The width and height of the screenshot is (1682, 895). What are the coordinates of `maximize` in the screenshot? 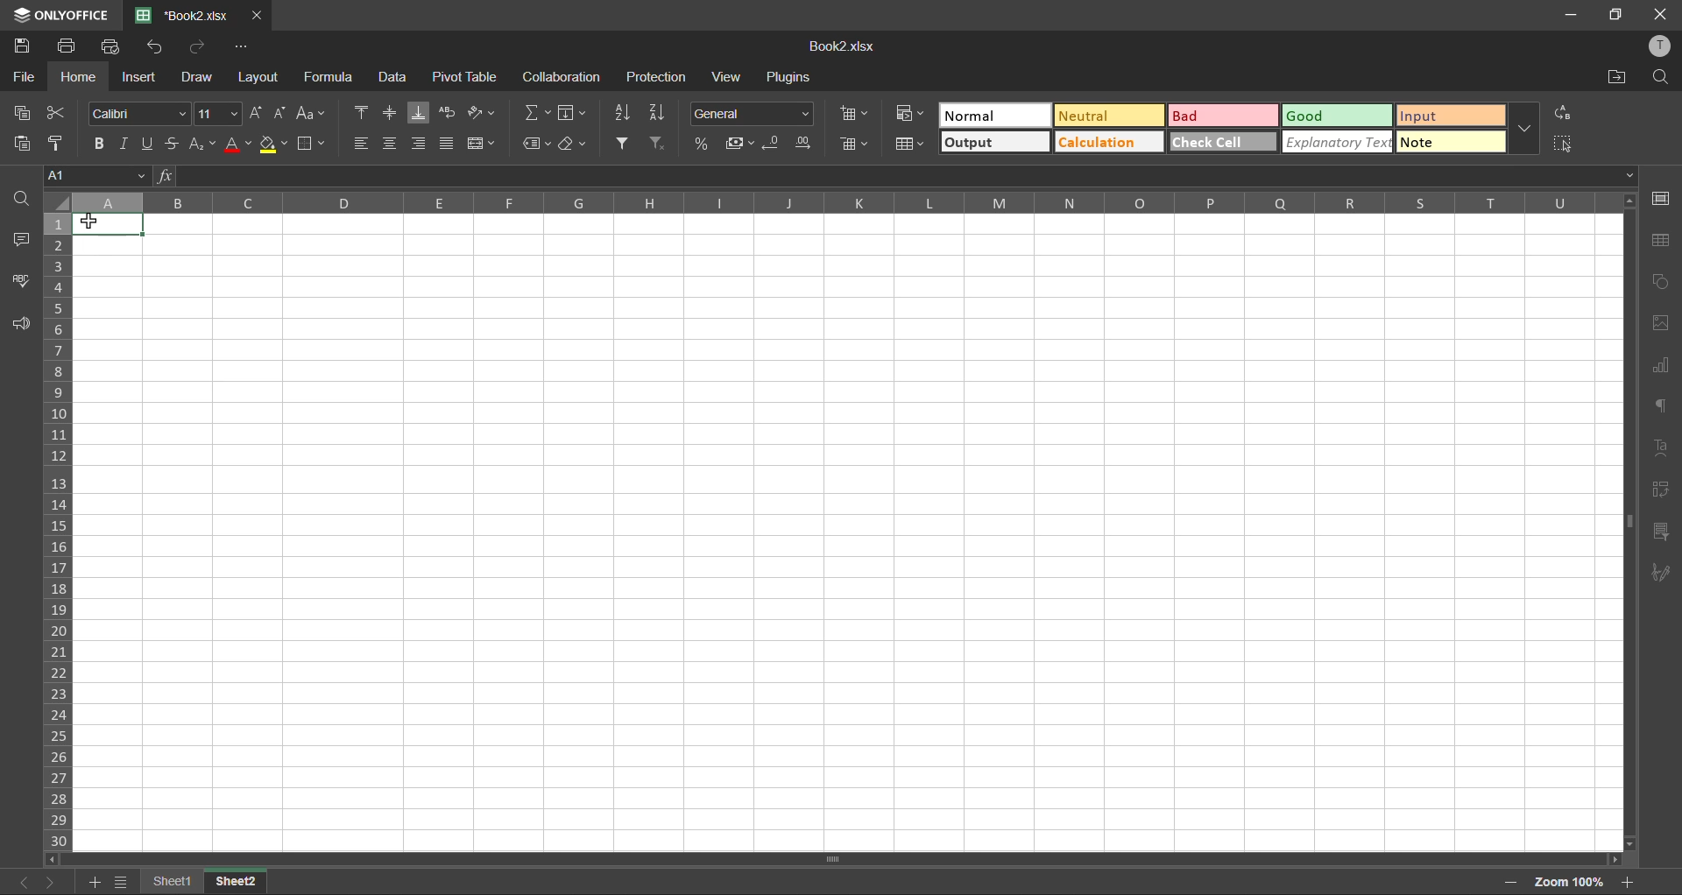 It's located at (1619, 14).